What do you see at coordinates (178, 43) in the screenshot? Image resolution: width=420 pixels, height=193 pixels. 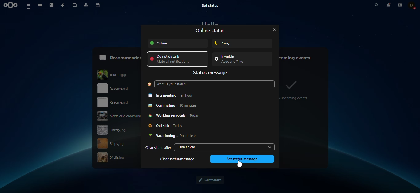 I see `online` at bounding box center [178, 43].